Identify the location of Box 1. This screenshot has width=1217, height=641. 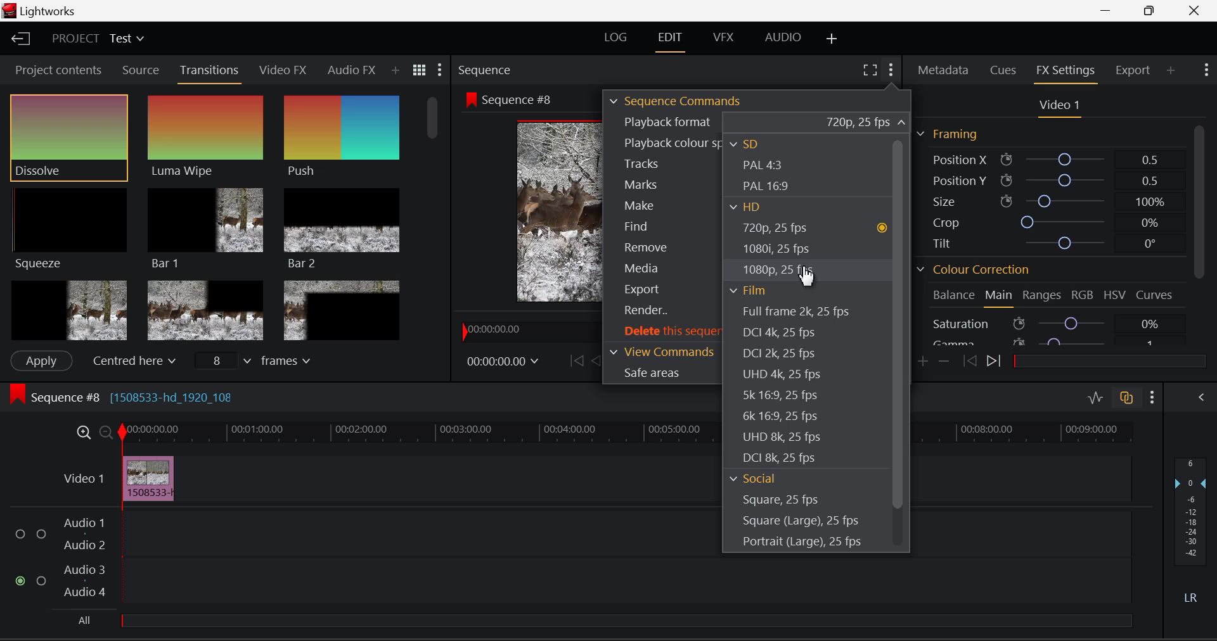
(68, 309).